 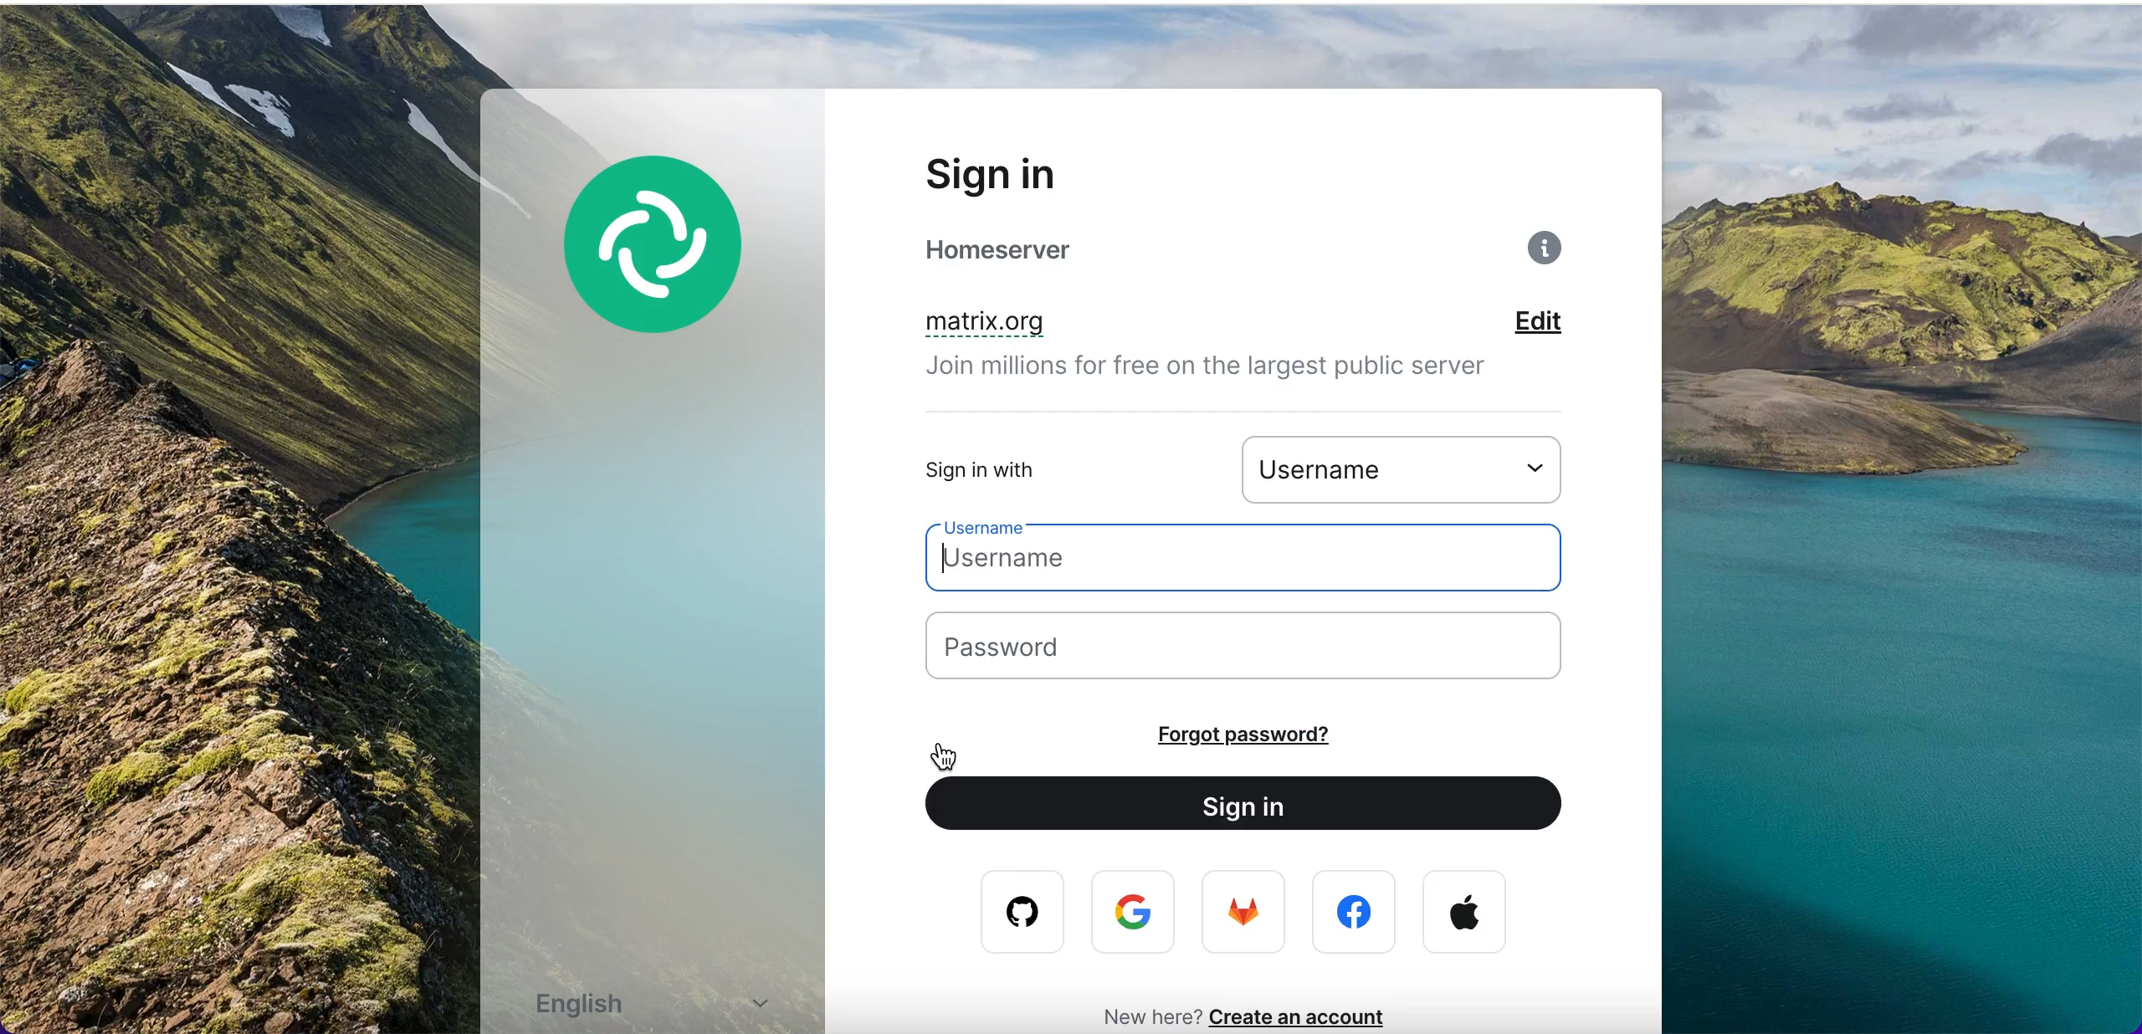 I want to click on sign in with, so click(x=1033, y=469).